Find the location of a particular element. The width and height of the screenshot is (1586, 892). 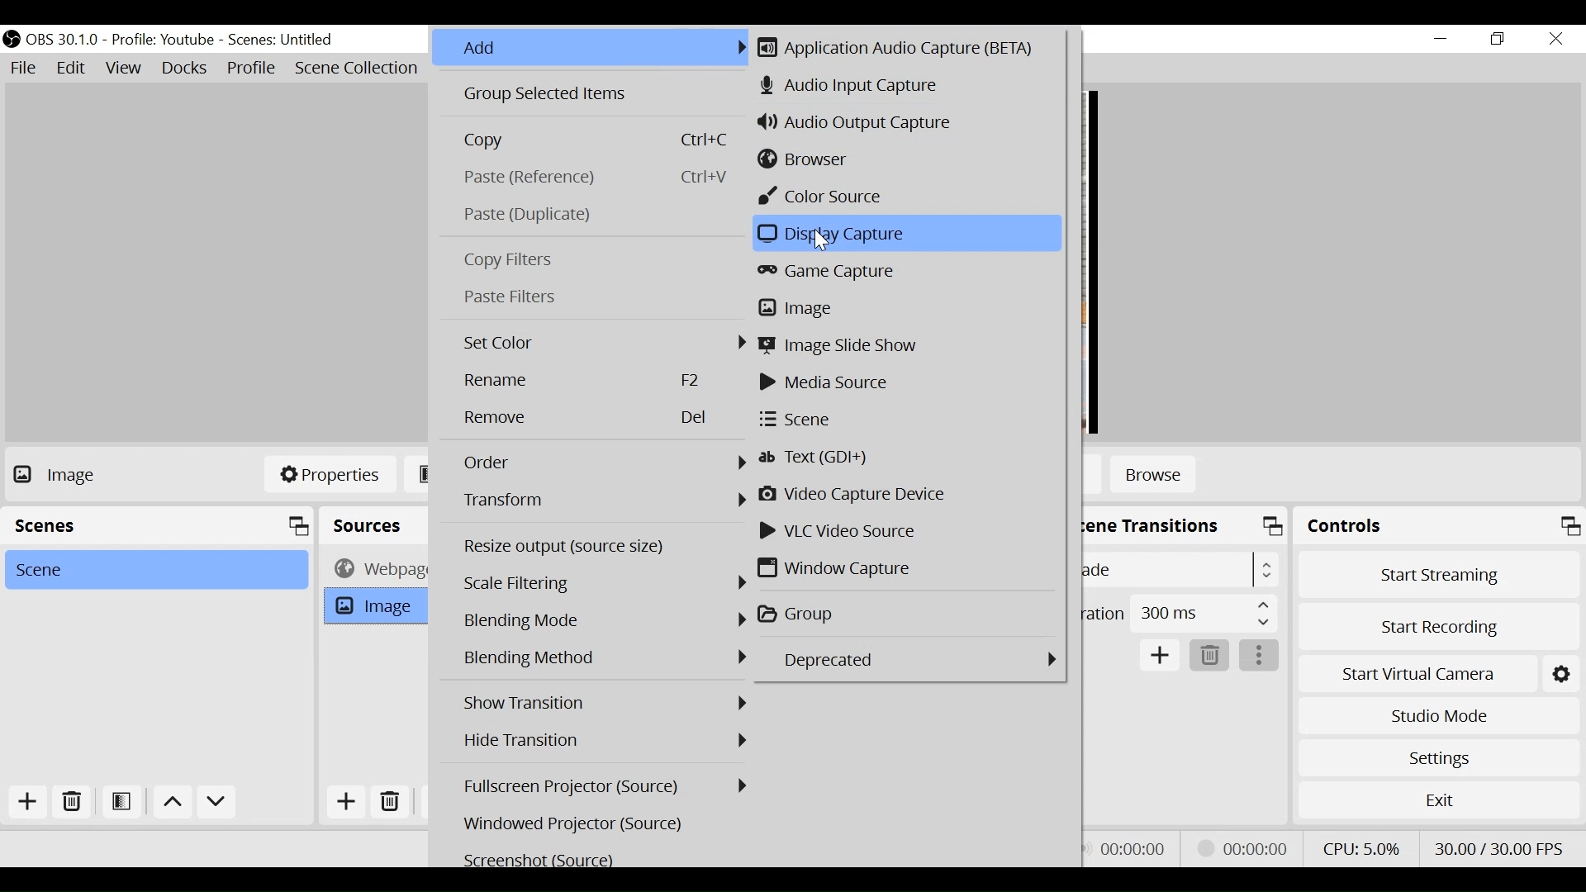

Rename is located at coordinates (601, 381).